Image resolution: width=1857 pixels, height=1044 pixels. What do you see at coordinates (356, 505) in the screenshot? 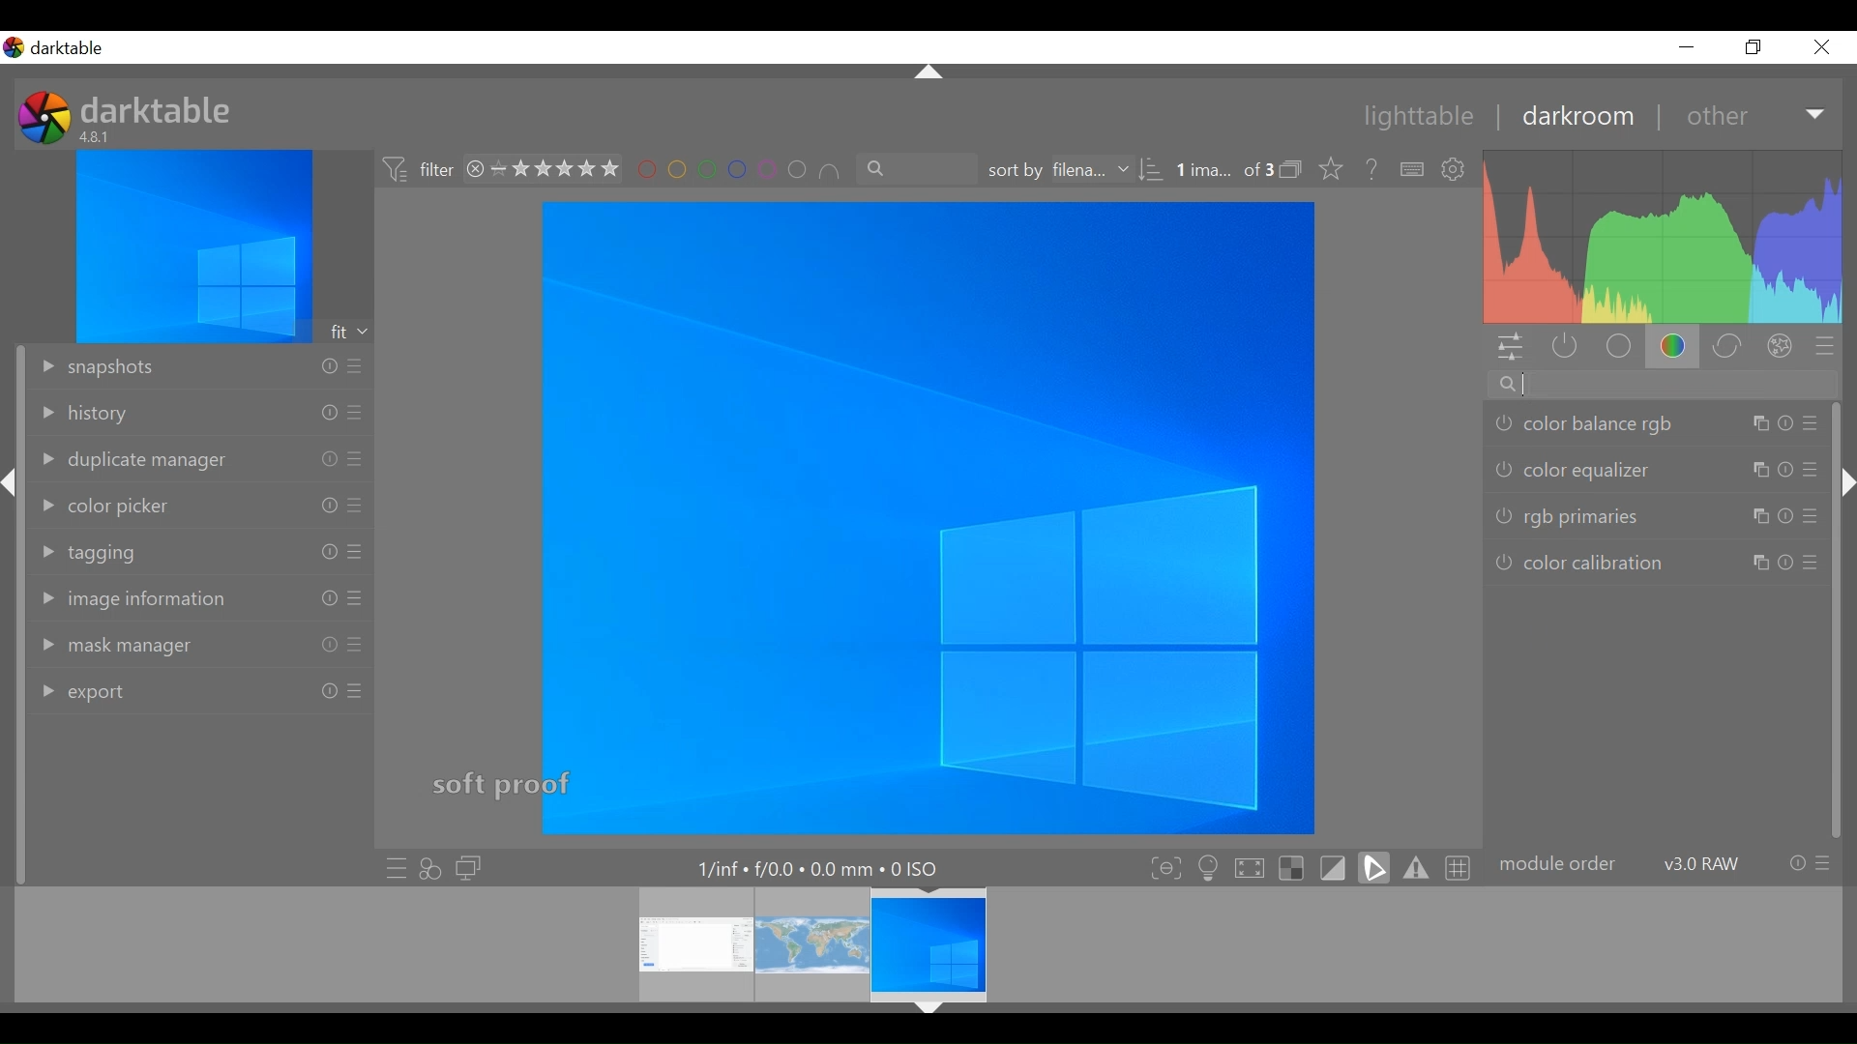
I see `presets` at bounding box center [356, 505].